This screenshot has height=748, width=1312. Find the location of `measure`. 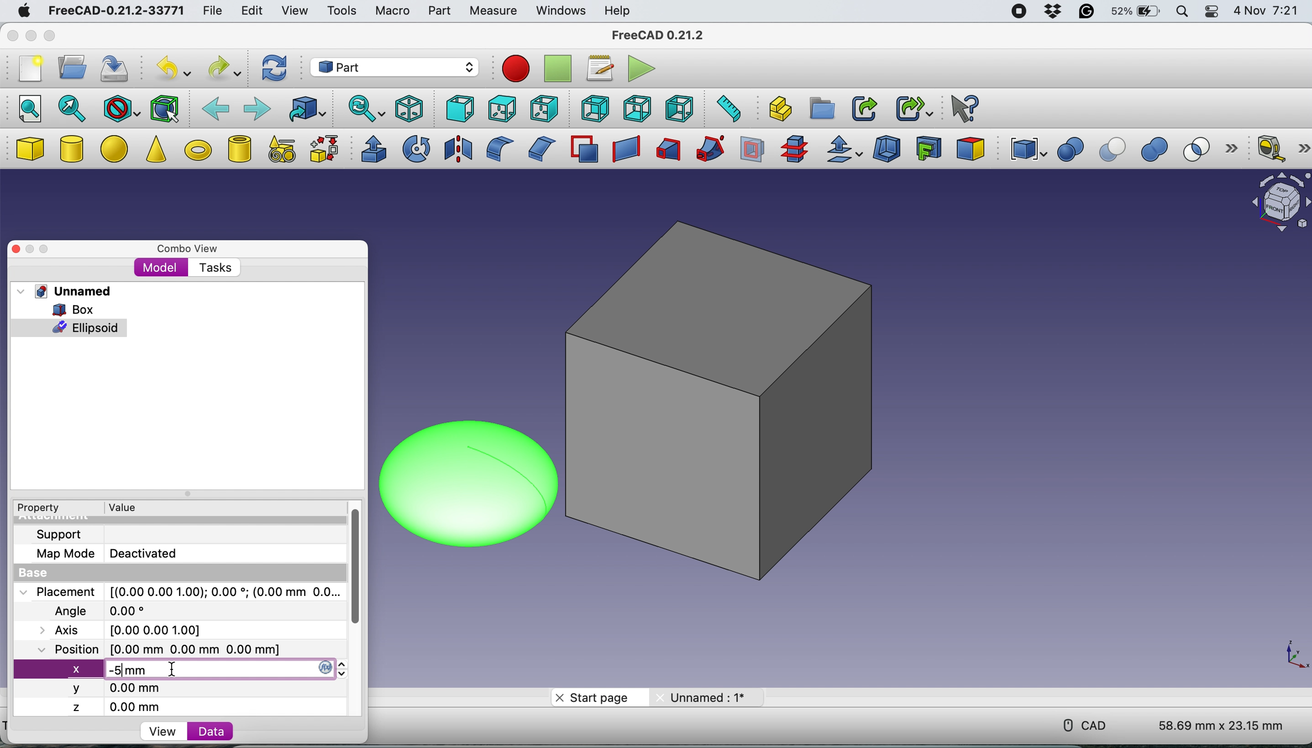

measure is located at coordinates (492, 11).